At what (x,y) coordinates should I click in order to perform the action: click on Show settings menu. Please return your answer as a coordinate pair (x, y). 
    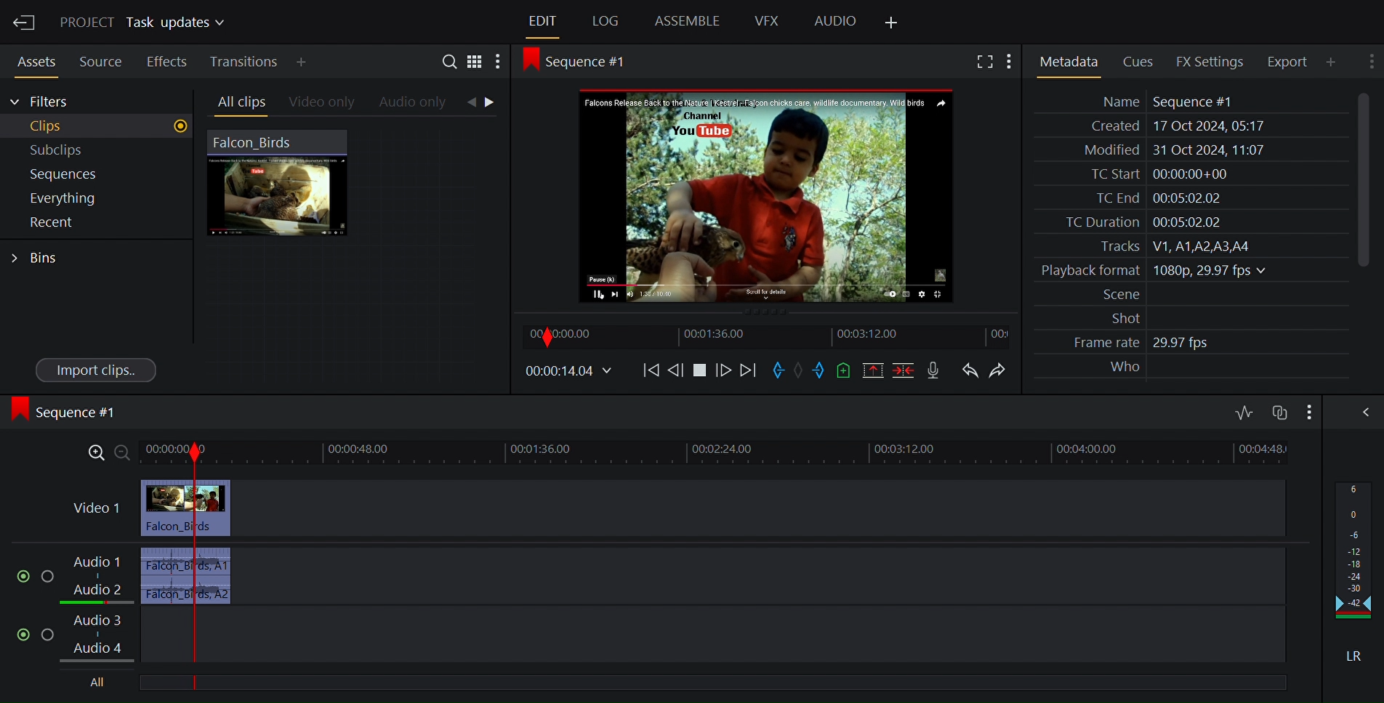
    Looking at the image, I should click on (499, 60).